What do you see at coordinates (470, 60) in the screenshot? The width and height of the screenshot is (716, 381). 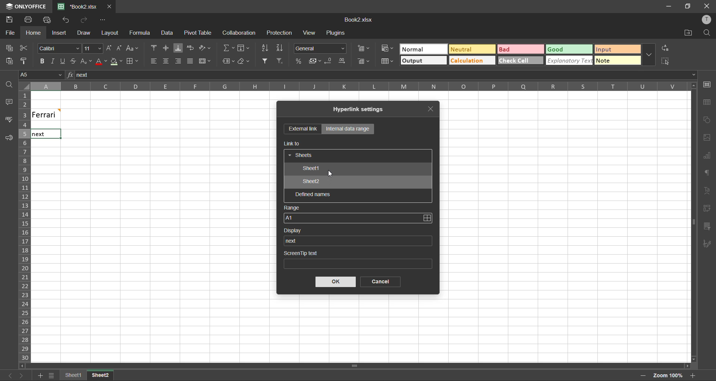 I see `calculation` at bounding box center [470, 60].